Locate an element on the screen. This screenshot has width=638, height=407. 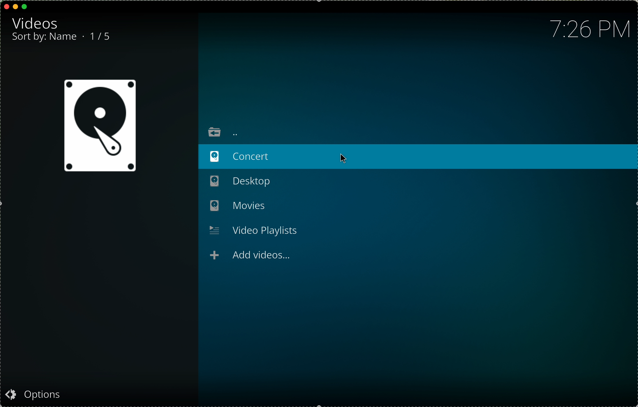
sort by: name is located at coordinates (44, 38).